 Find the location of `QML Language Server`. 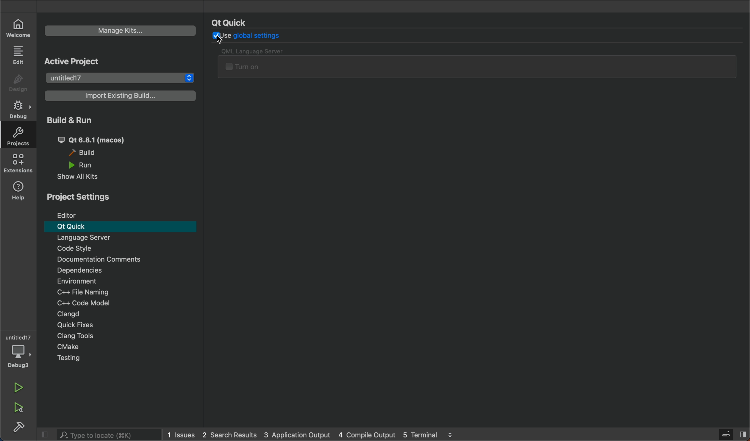

QML Language Server is located at coordinates (259, 51).